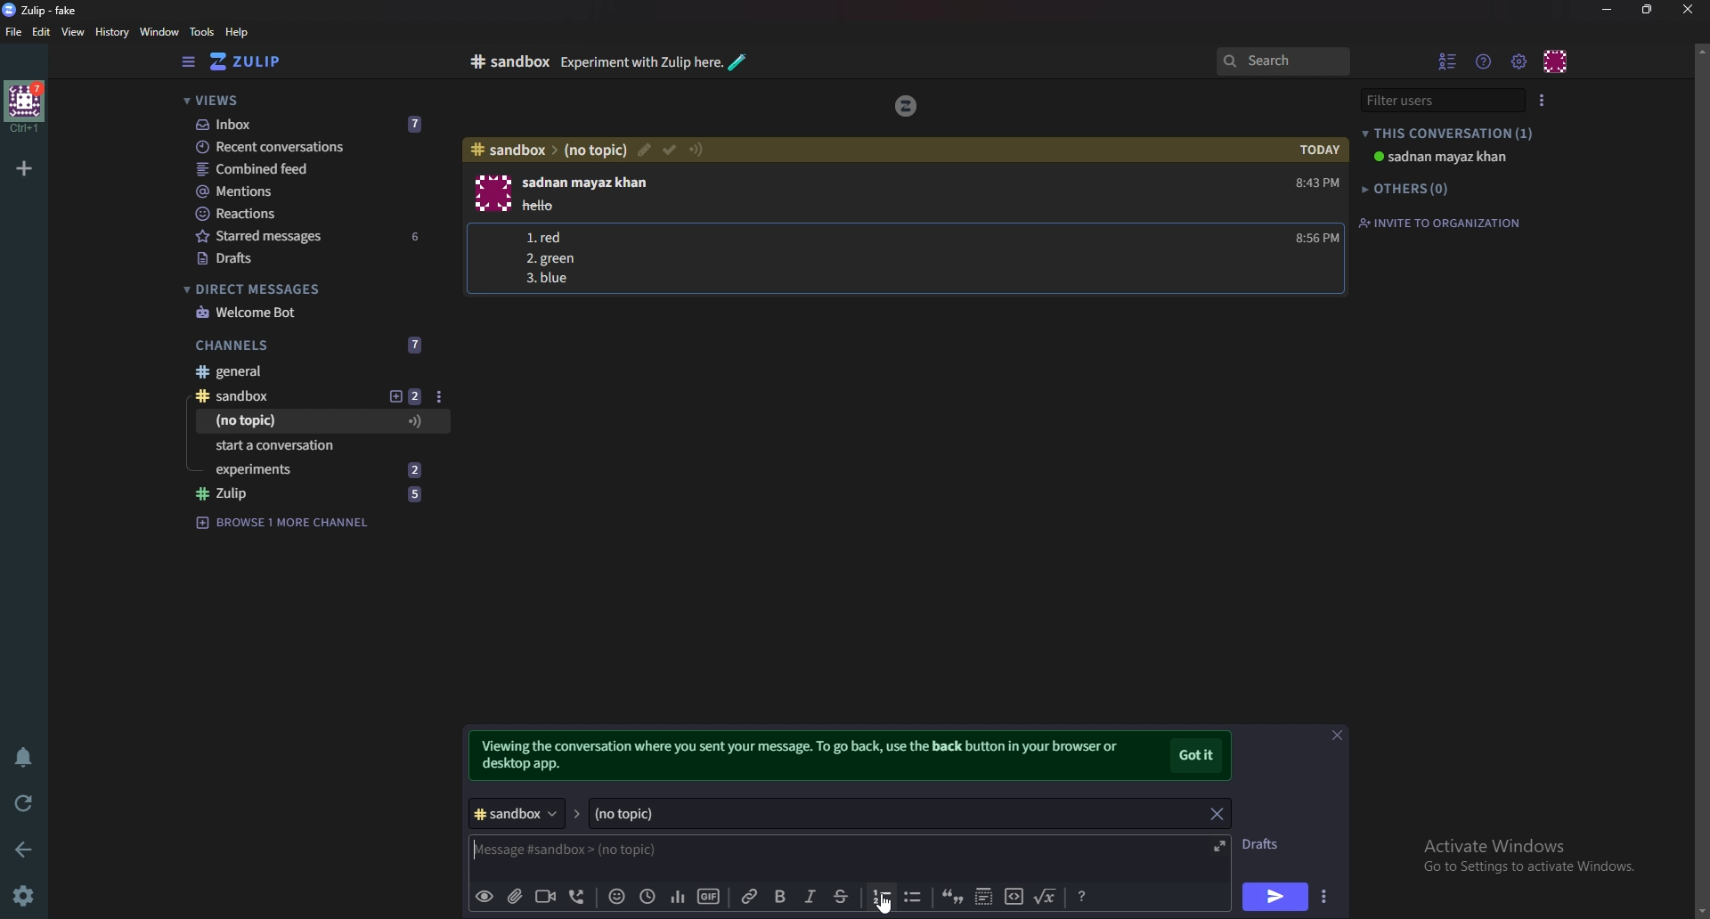 The height and width of the screenshot is (919, 1710). What do you see at coordinates (1219, 844) in the screenshot?
I see `Expand` at bounding box center [1219, 844].